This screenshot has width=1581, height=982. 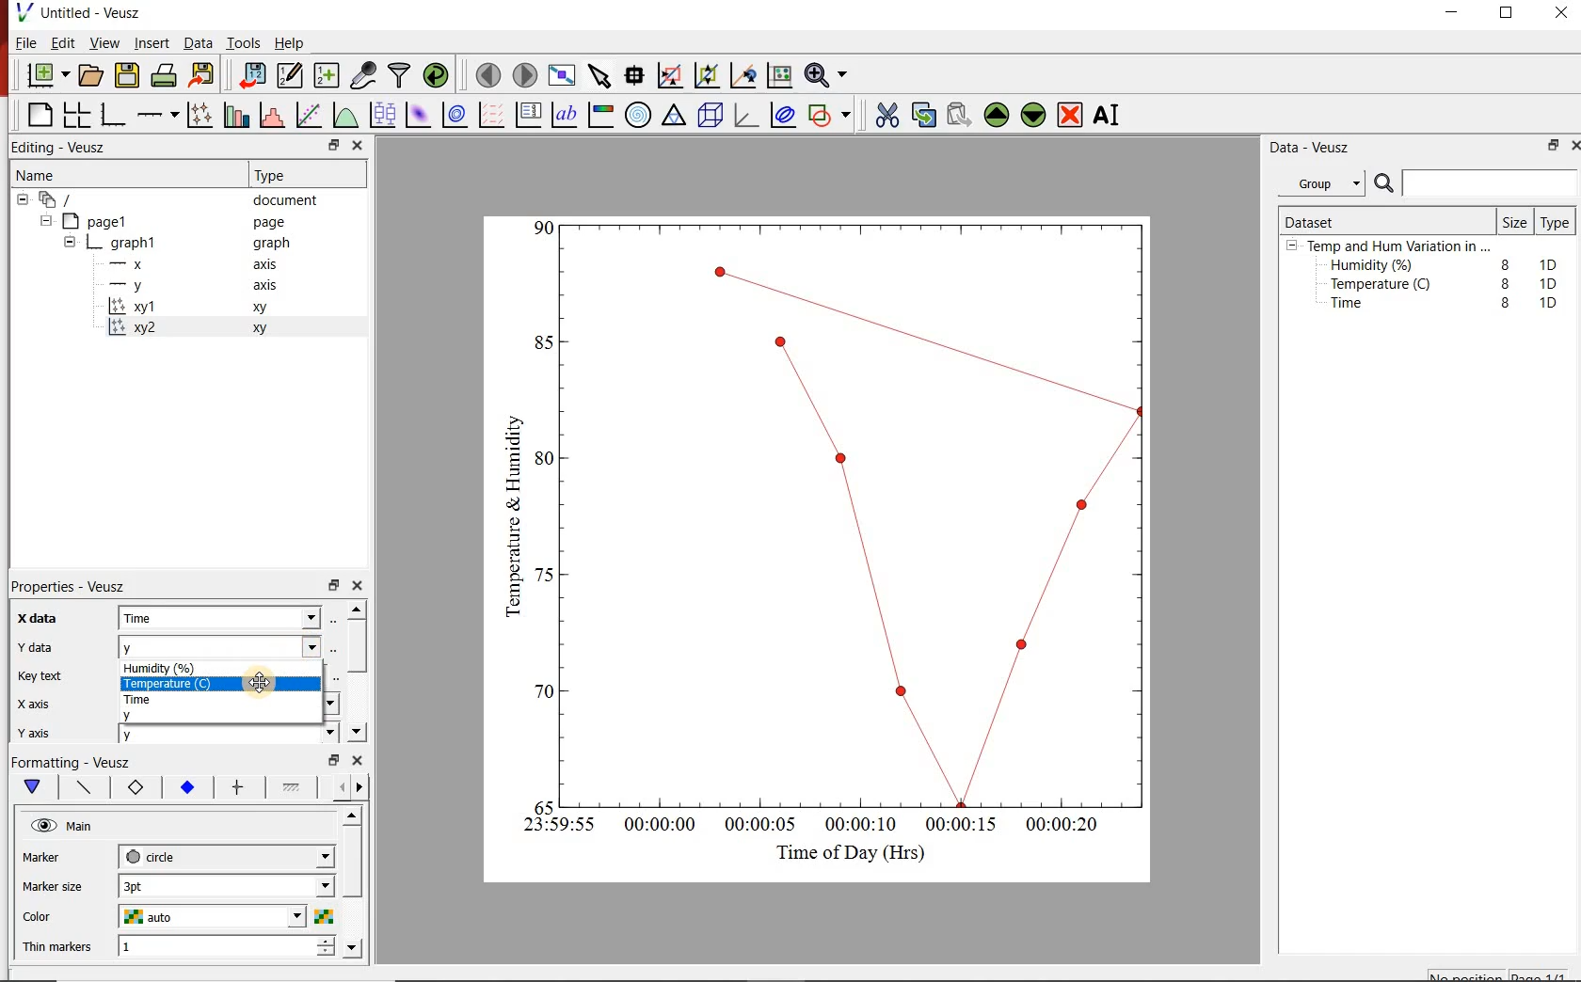 What do you see at coordinates (1502, 261) in the screenshot?
I see `8` at bounding box center [1502, 261].